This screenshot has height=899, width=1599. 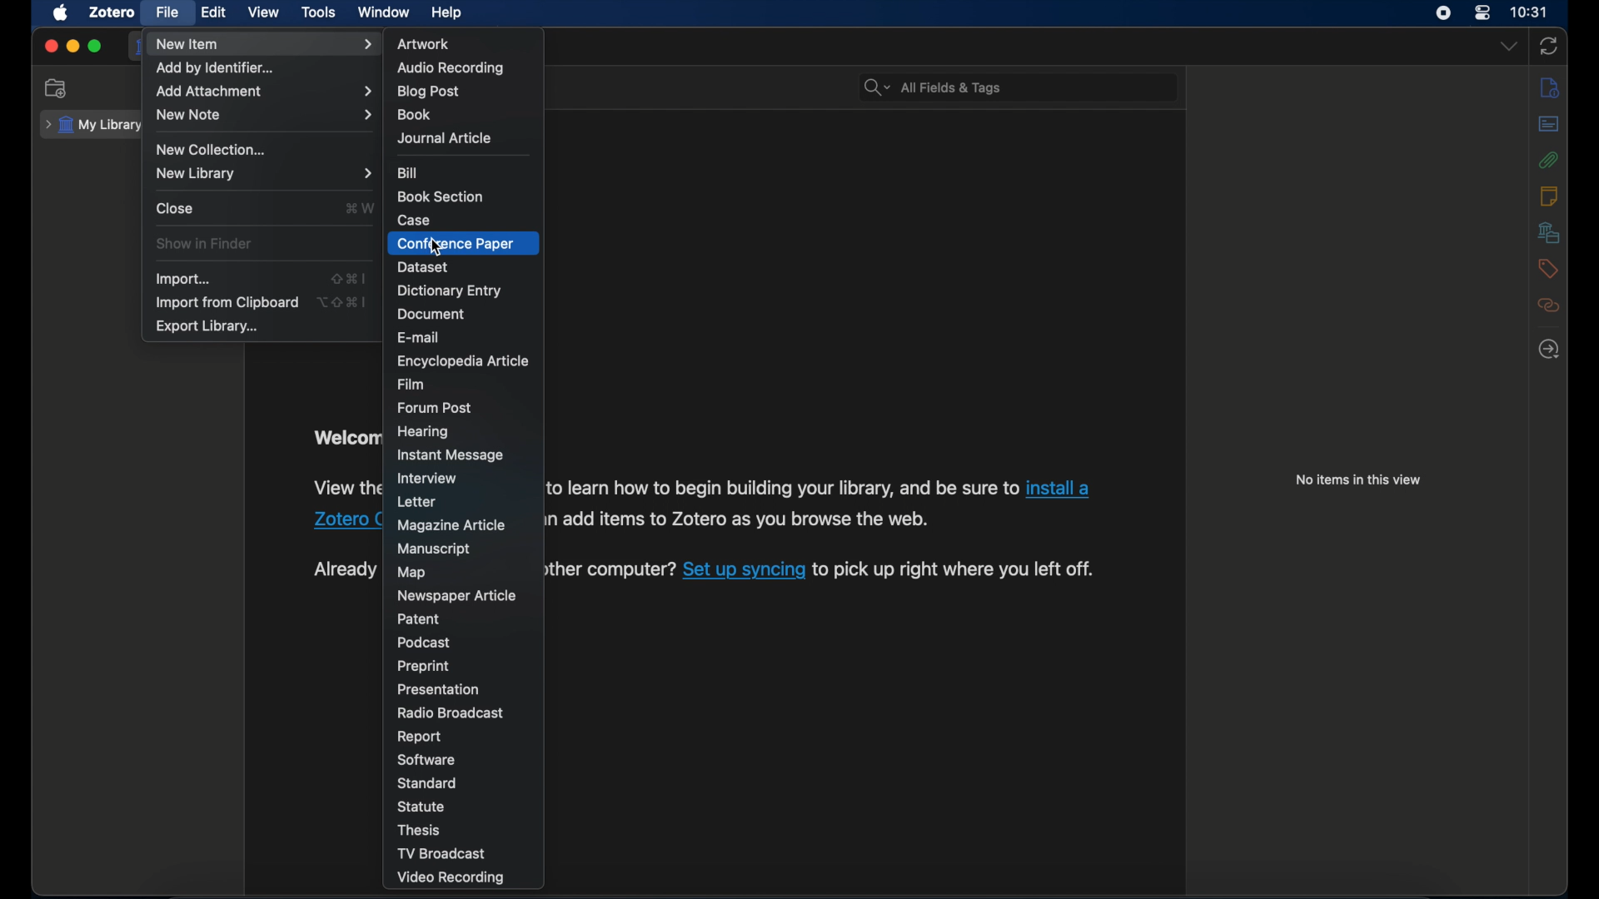 I want to click on text, so click(x=955, y=569).